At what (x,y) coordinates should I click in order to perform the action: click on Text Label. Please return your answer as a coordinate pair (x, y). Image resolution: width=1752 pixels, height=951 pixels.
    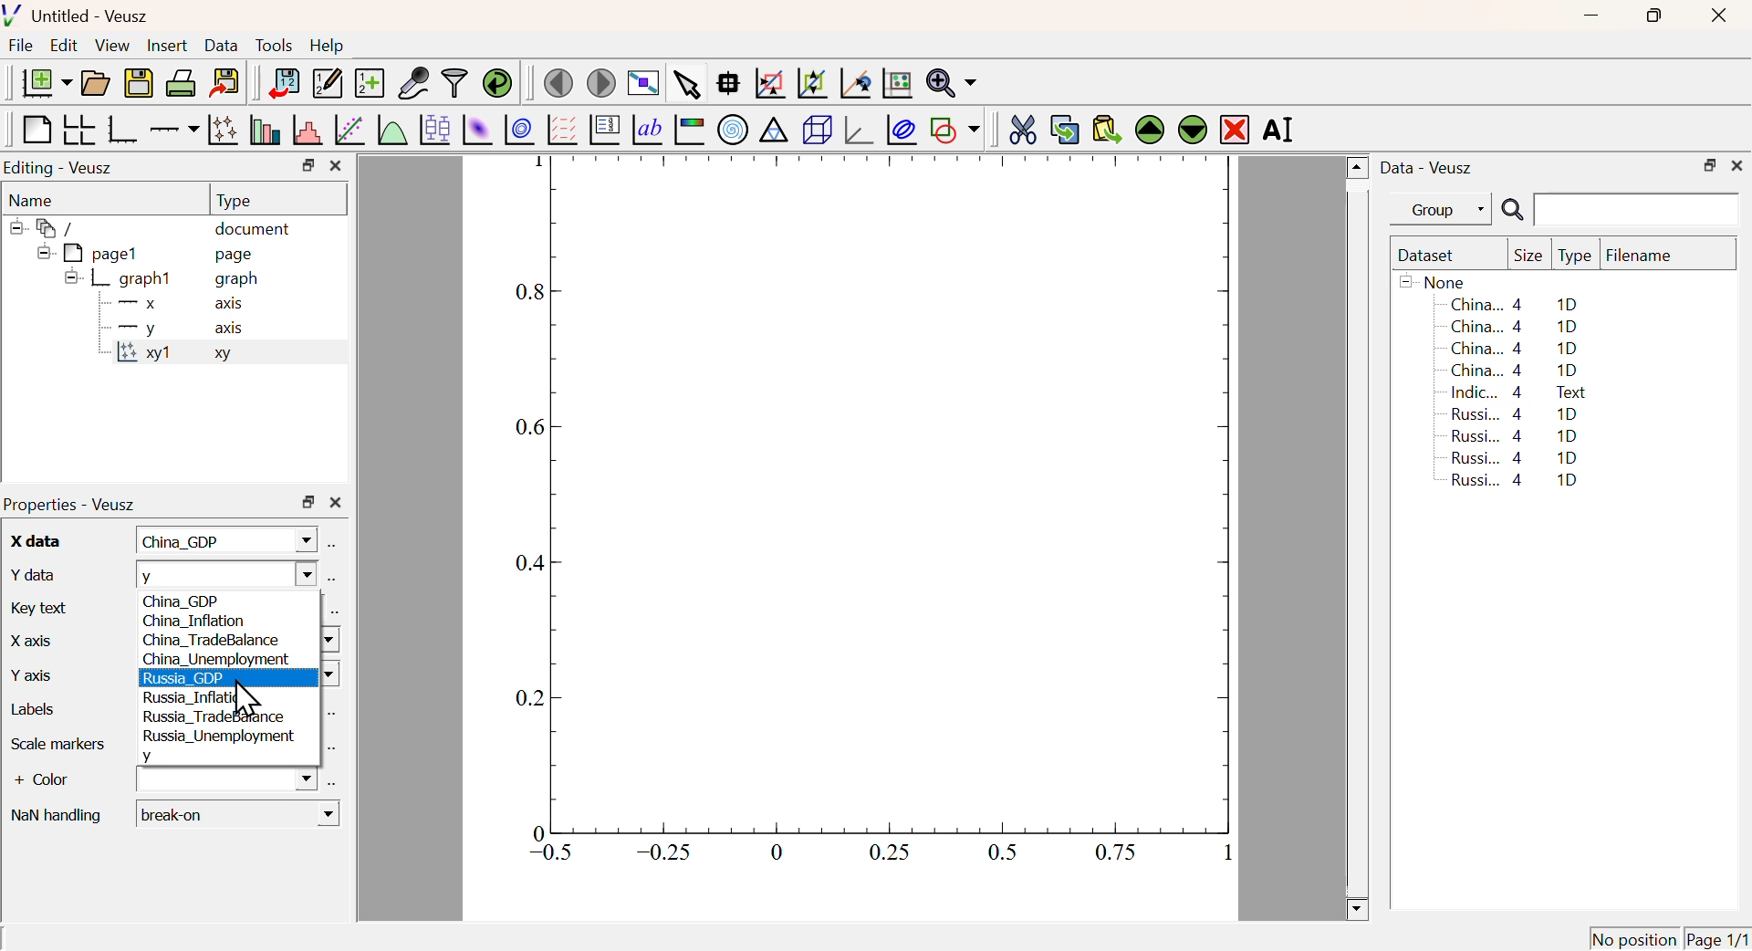
    Looking at the image, I should click on (647, 131).